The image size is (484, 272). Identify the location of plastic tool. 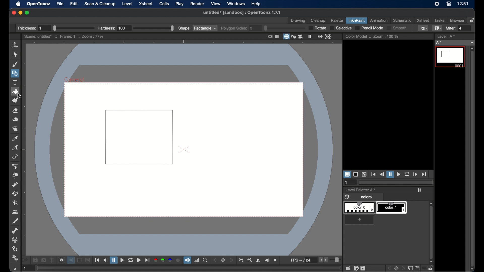
(15, 258).